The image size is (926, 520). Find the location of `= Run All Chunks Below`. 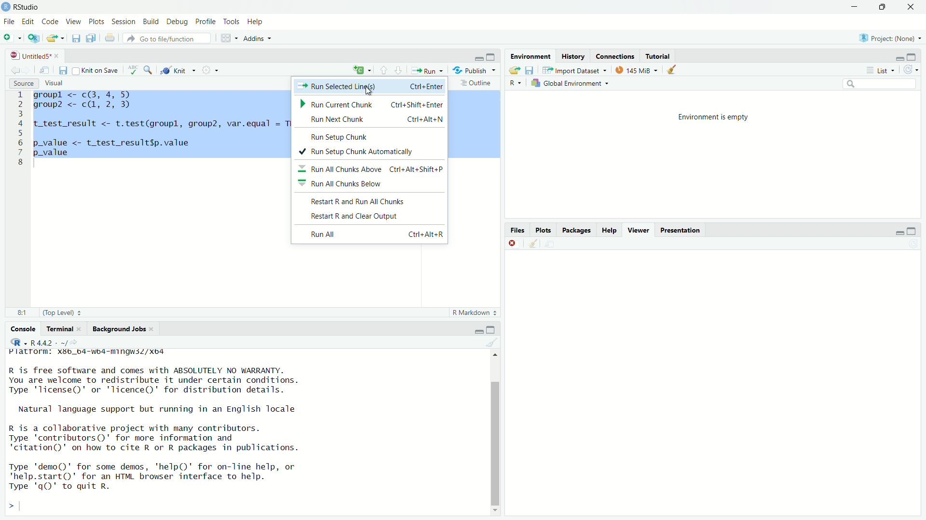

= Run All Chunks Below is located at coordinates (343, 183).